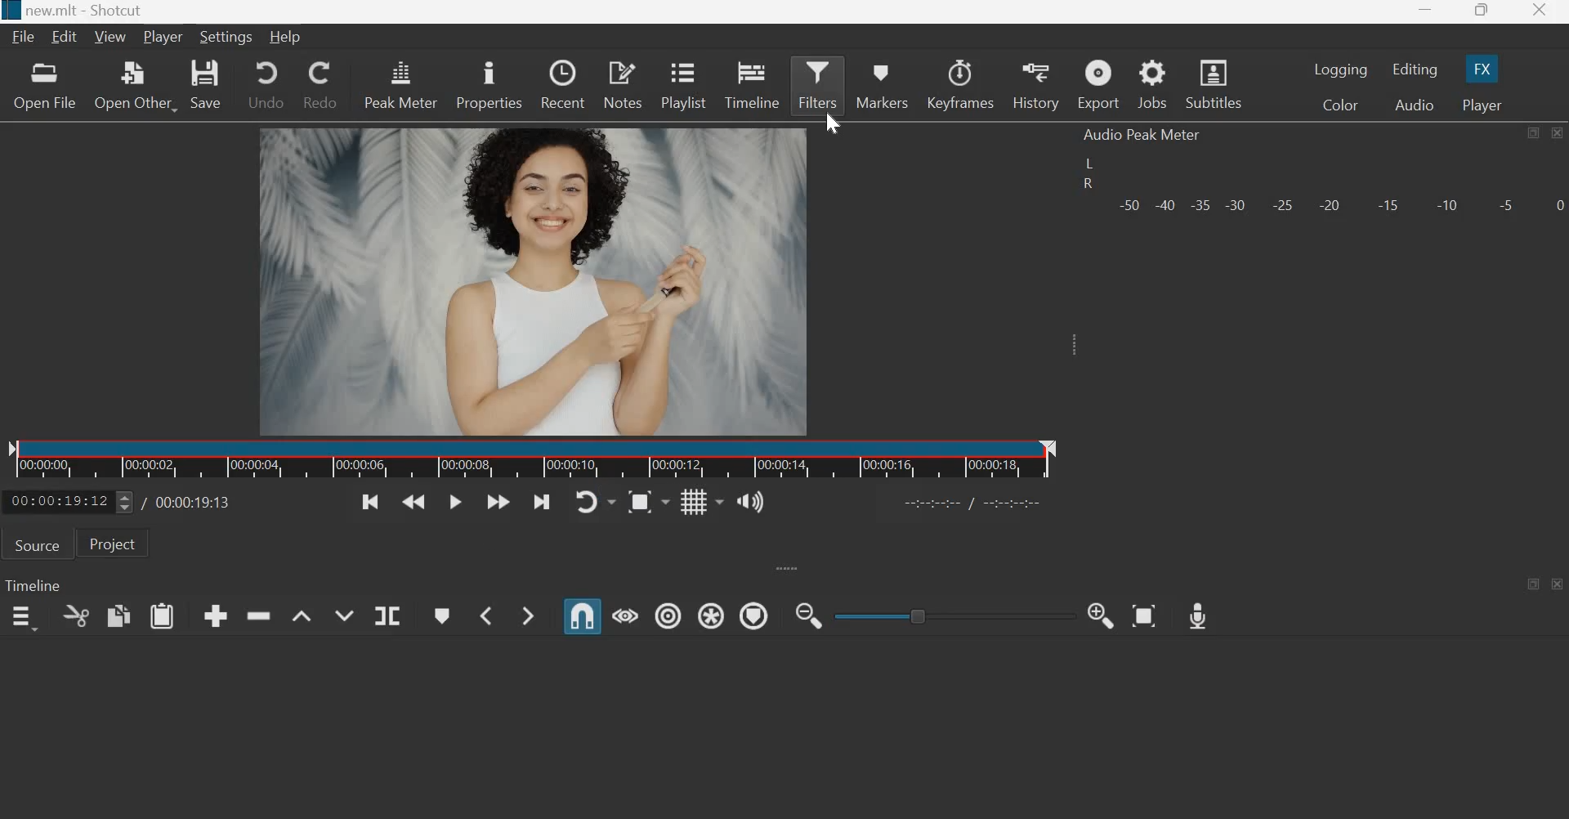  What do you see at coordinates (626, 615) in the screenshot?
I see `Scrub while dragging` at bounding box center [626, 615].